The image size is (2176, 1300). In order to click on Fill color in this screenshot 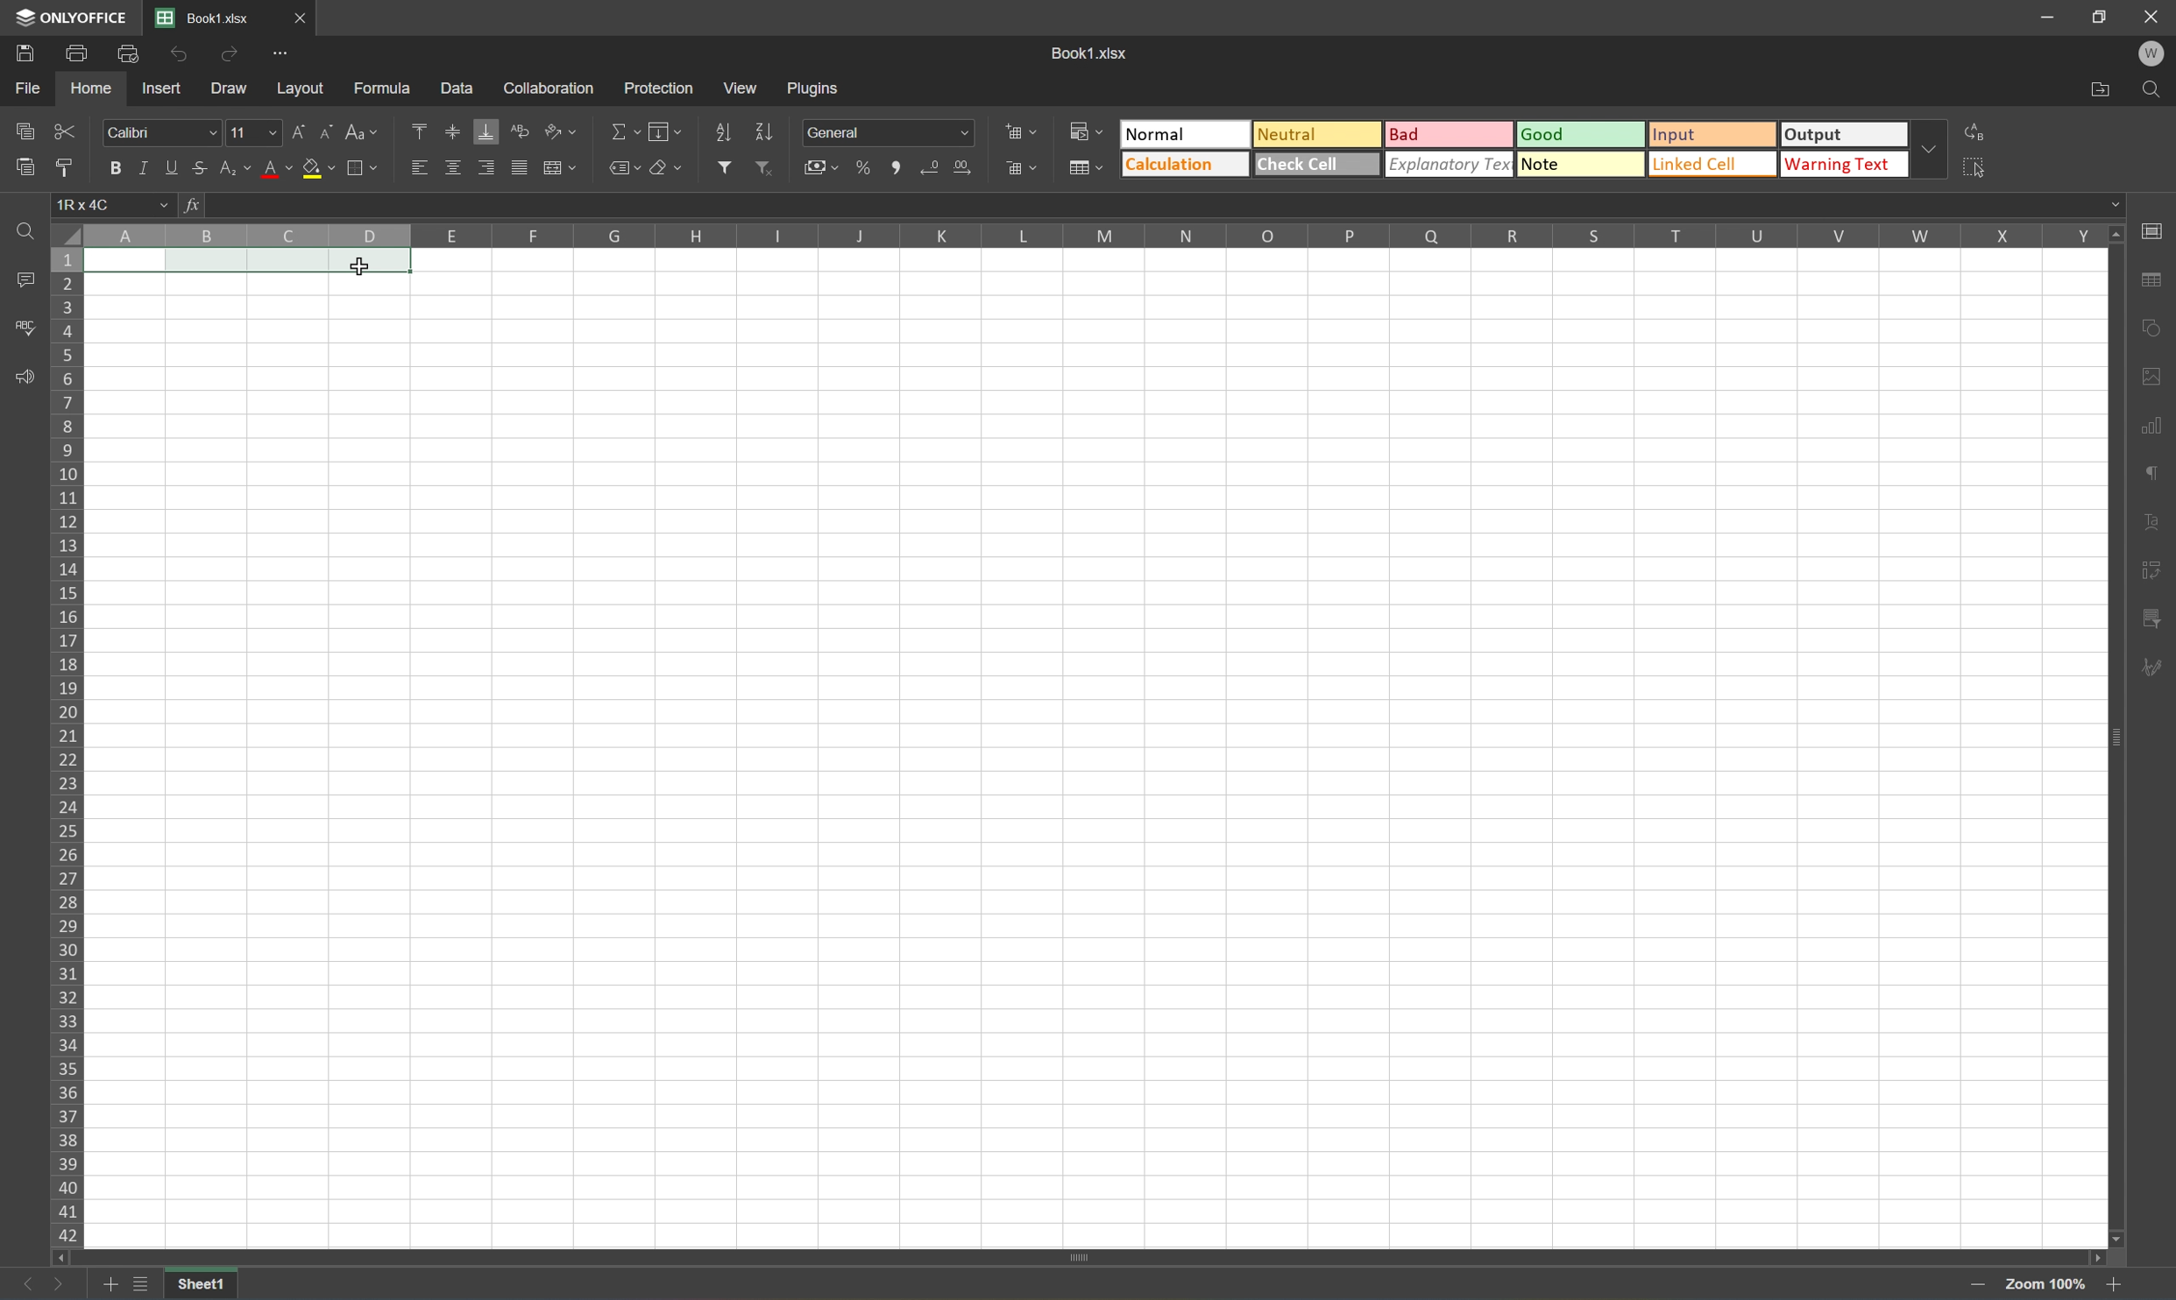, I will do `click(318, 169)`.